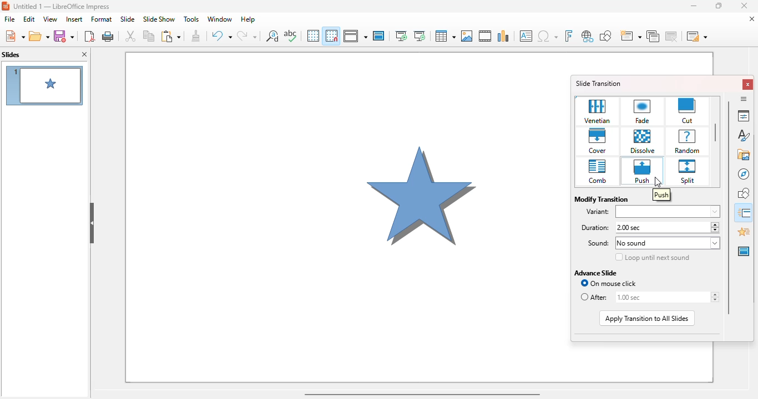 The image size is (758, 399). I want to click on export directly as PDF, so click(89, 35).